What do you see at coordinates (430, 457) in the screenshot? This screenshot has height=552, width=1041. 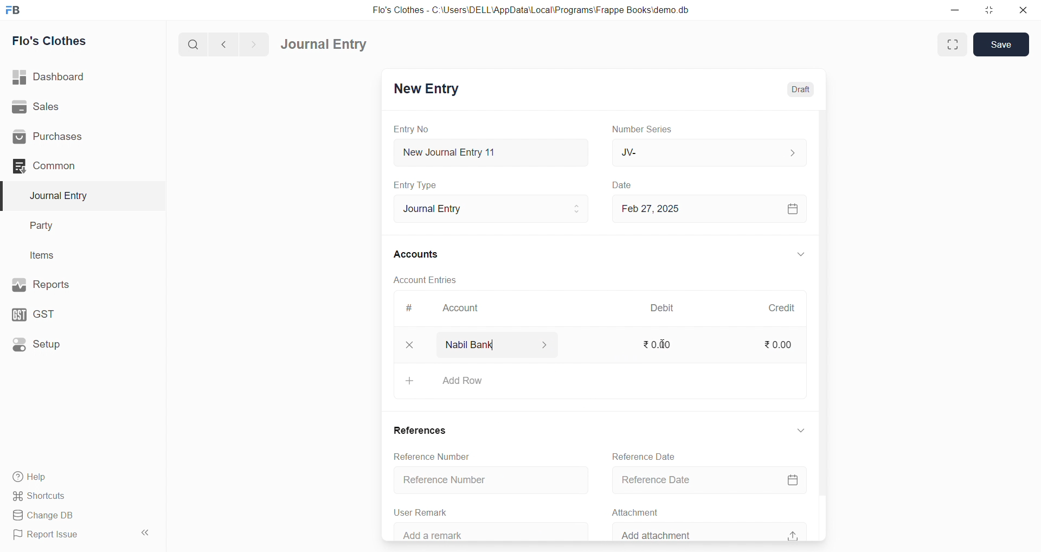 I see `Reference Number` at bounding box center [430, 457].